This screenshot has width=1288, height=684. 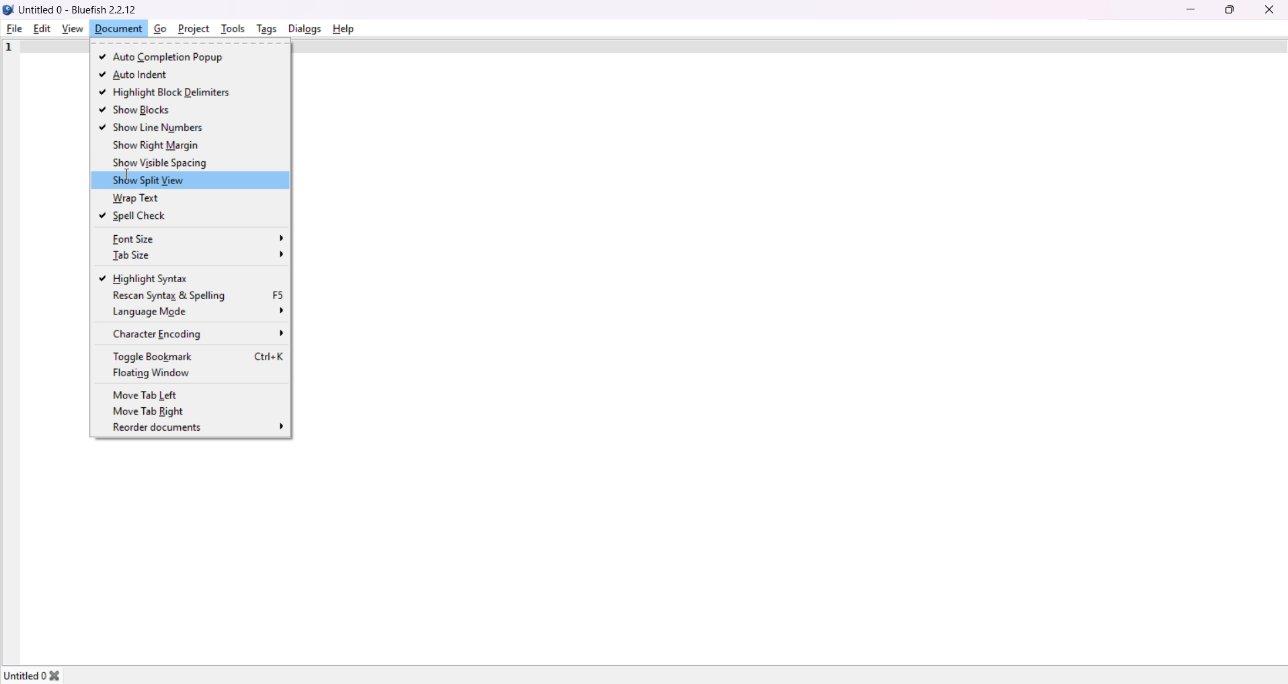 What do you see at coordinates (84, 9) in the screenshot?
I see `Untitled 0 - Bluefish 22.12` at bounding box center [84, 9].